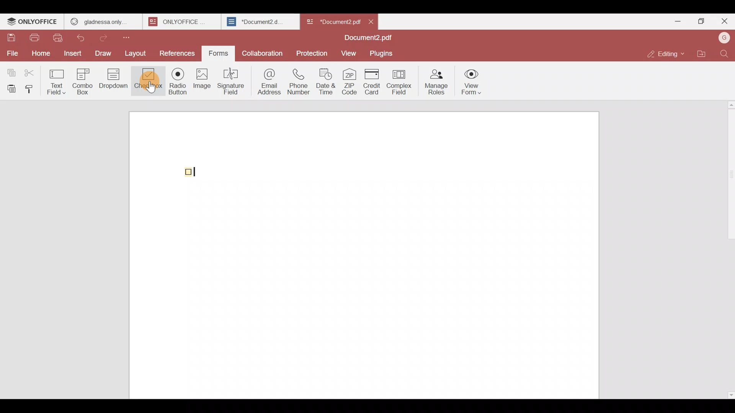 The width and height of the screenshot is (735, 413). I want to click on Radio, so click(175, 83).